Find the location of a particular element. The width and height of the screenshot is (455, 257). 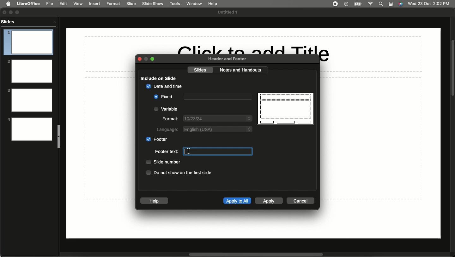

Footer text is located at coordinates (167, 151).